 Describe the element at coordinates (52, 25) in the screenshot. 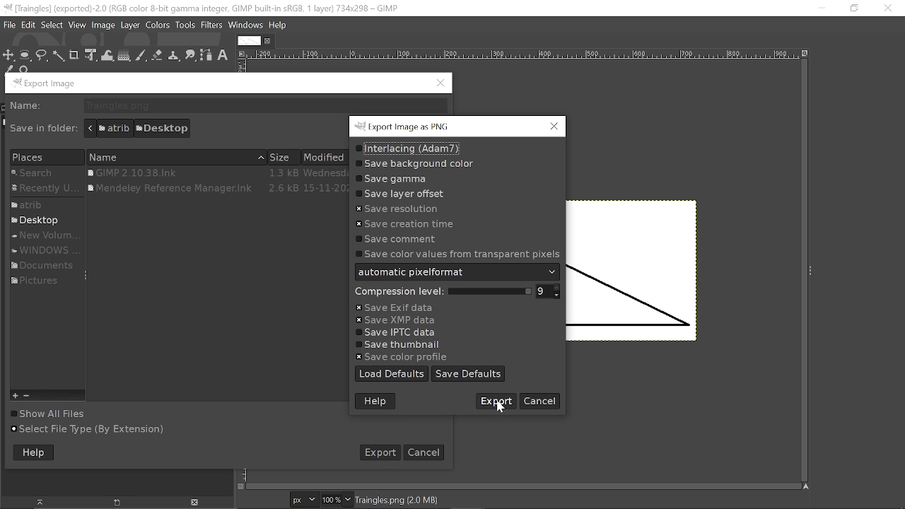

I see `Select` at that location.